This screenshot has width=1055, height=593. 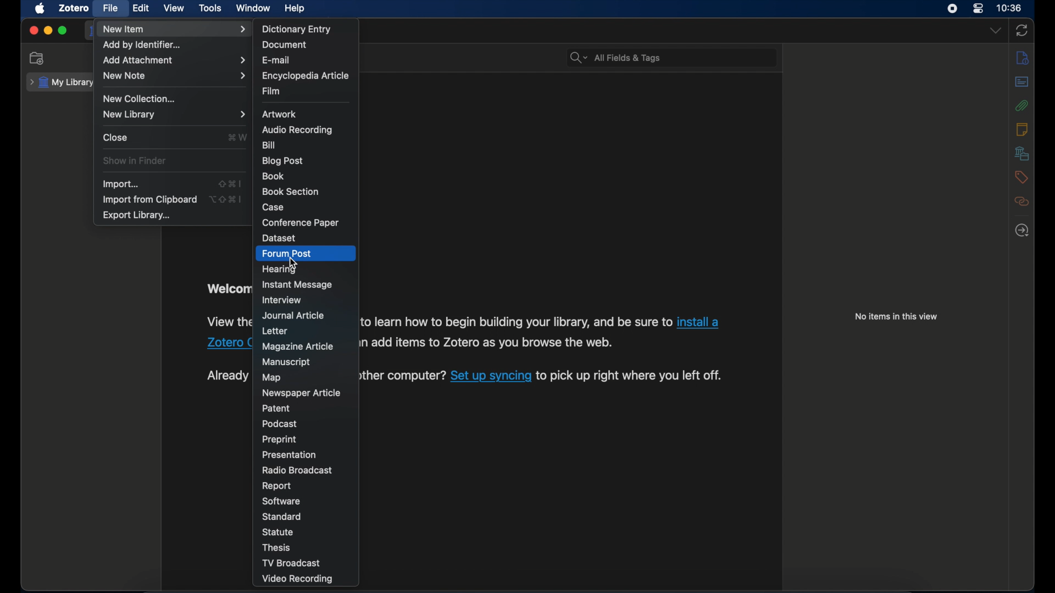 What do you see at coordinates (297, 470) in the screenshot?
I see `radio broadcast` at bounding box center [297, 470].